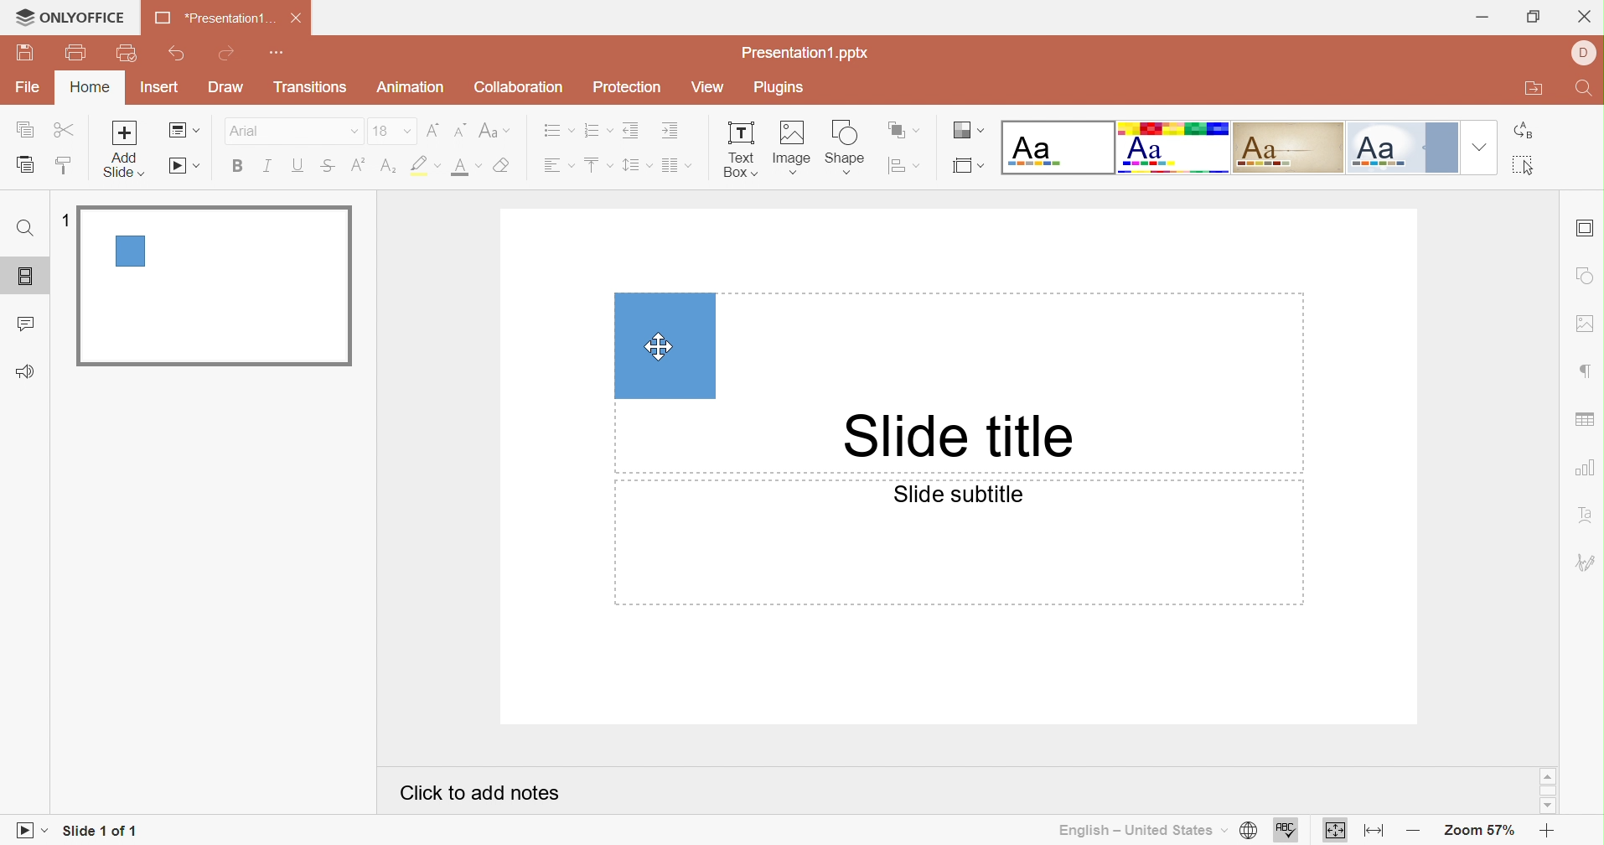 The image size is (1604, 845). Describe the element at coordinates (1139, 831) in the screenshot. I see `English - United States` at that location.